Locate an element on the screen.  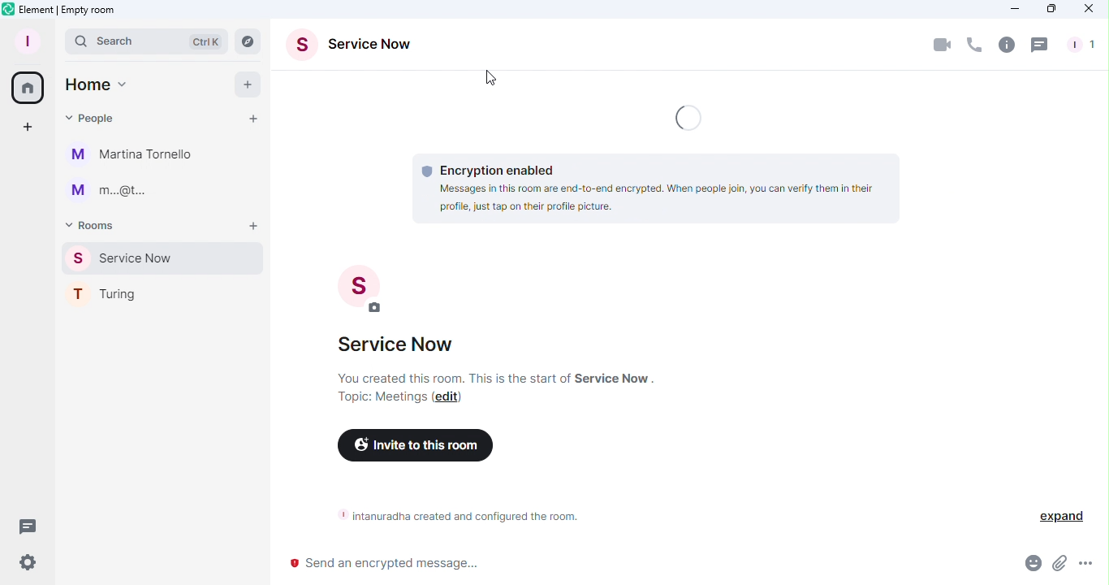
Threads is located at coordinates (24, 524).